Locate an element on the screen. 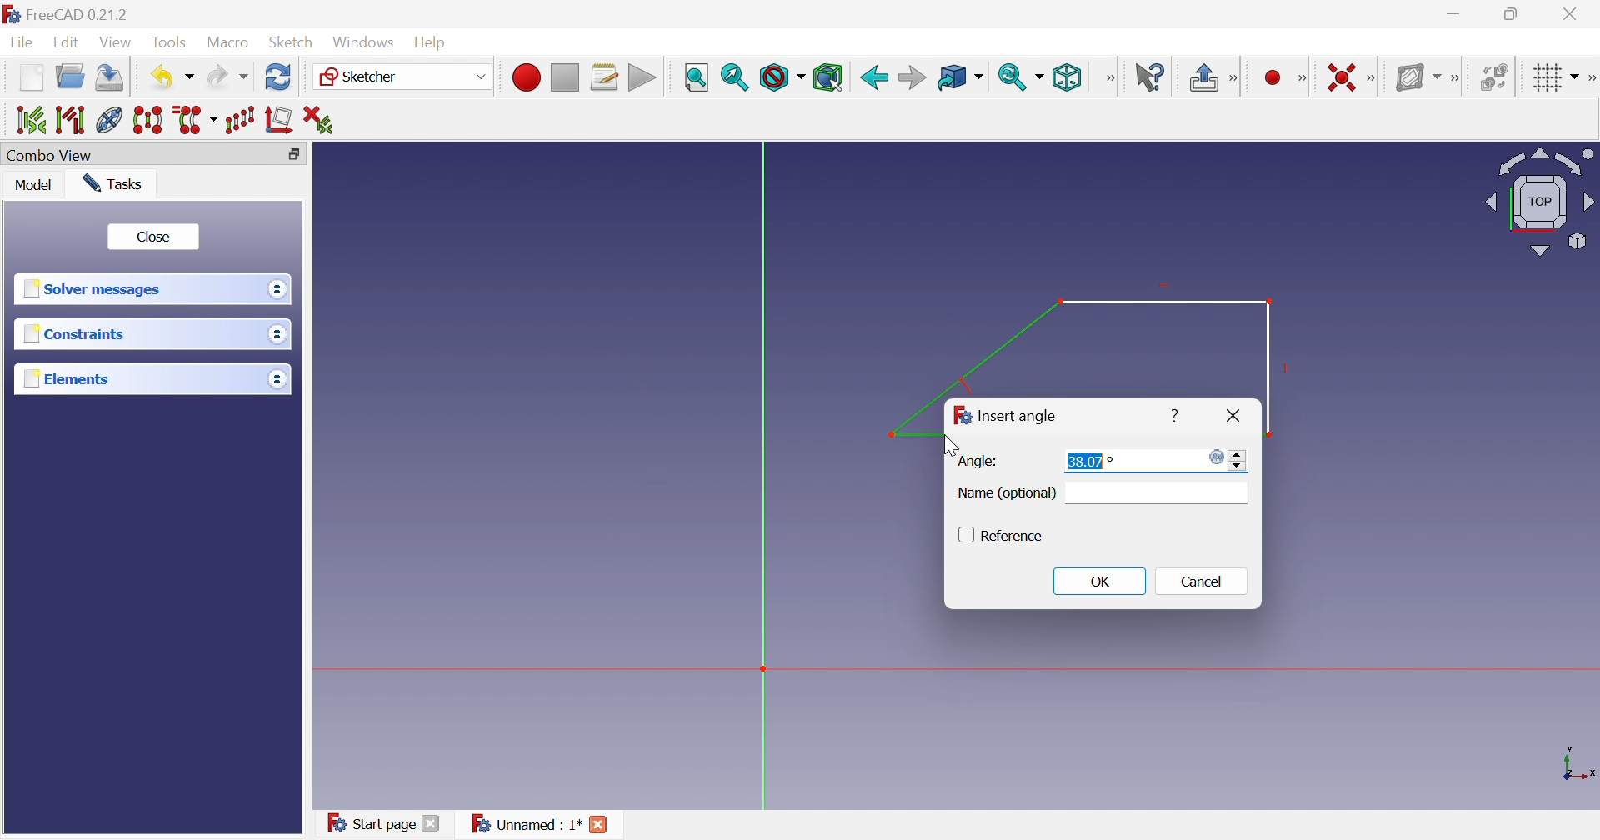 The width and height of the screenshot is (1600, 840). Drop Down is located at coordinates (1042, 77).